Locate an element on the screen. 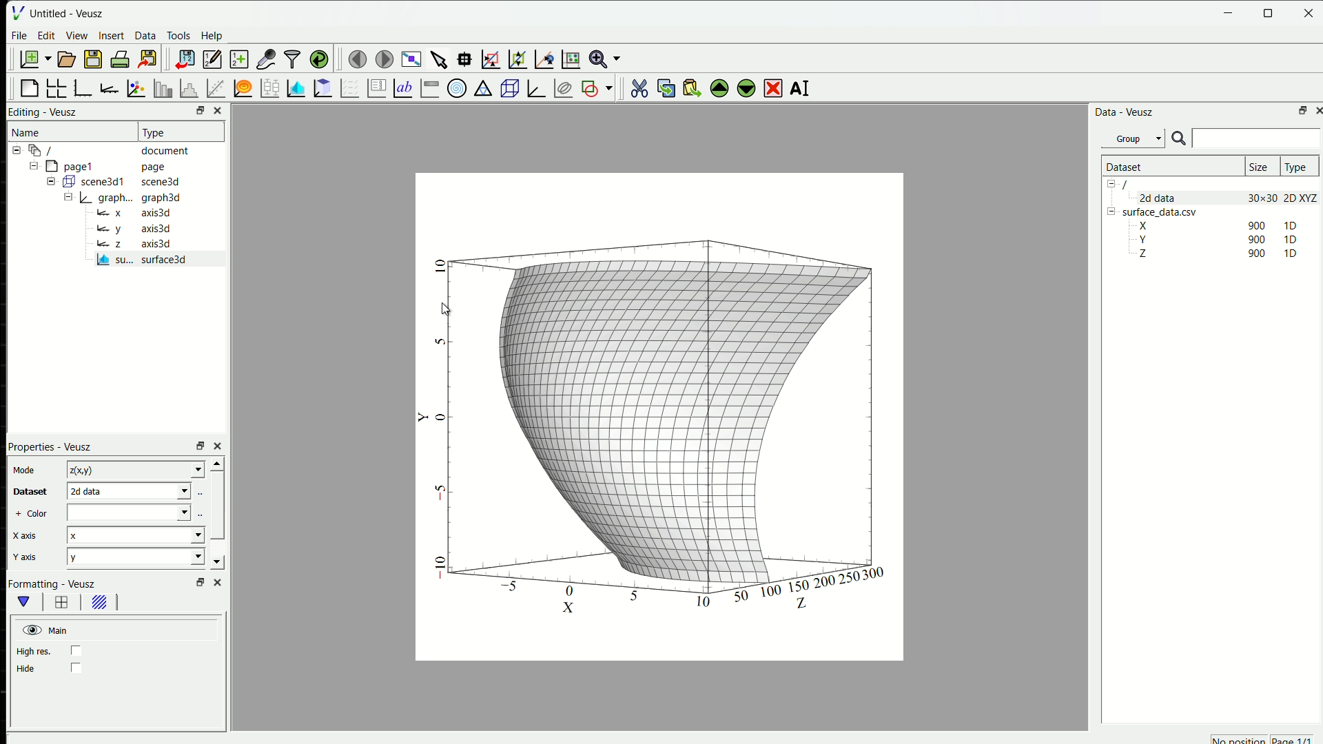 This screenshot has height=744, width=1323. axis3d is located at coordinates (156, 244).